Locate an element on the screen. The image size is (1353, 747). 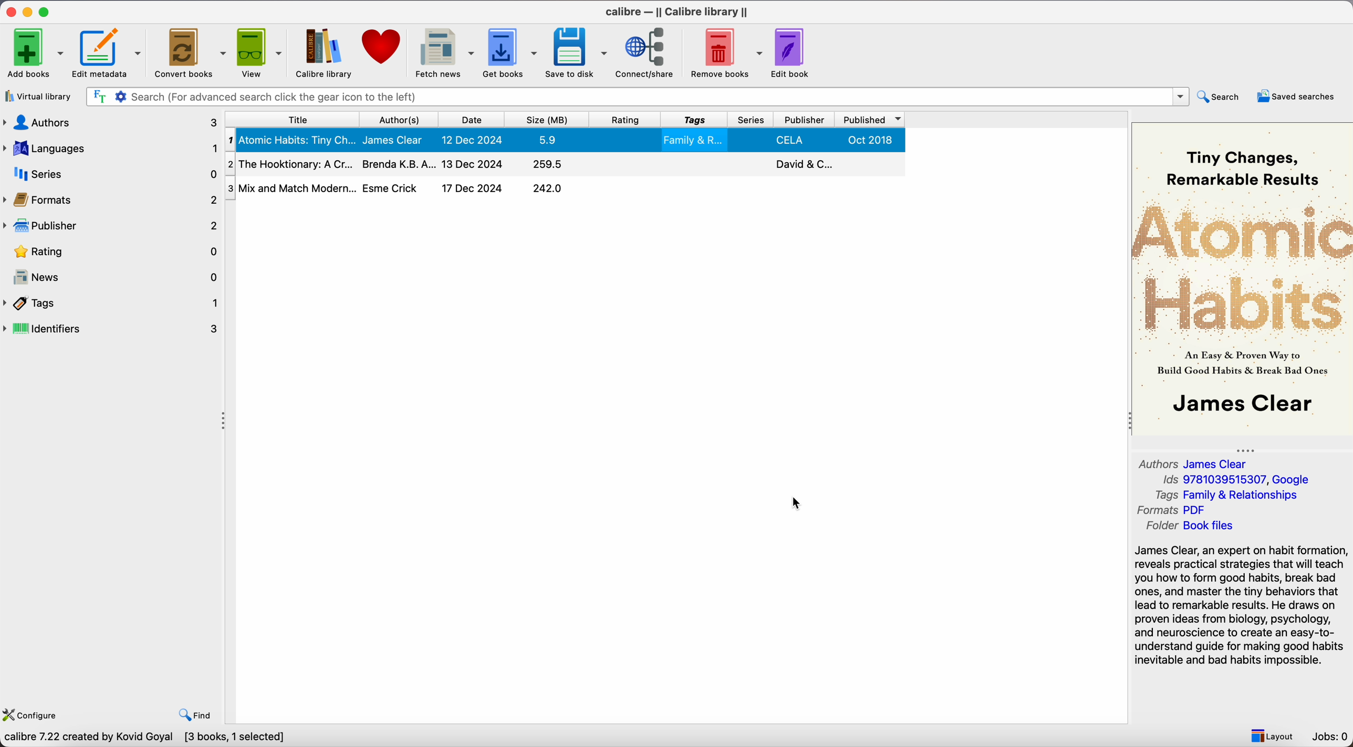
13 Dec 2024 is located at coordinates (473, 164).